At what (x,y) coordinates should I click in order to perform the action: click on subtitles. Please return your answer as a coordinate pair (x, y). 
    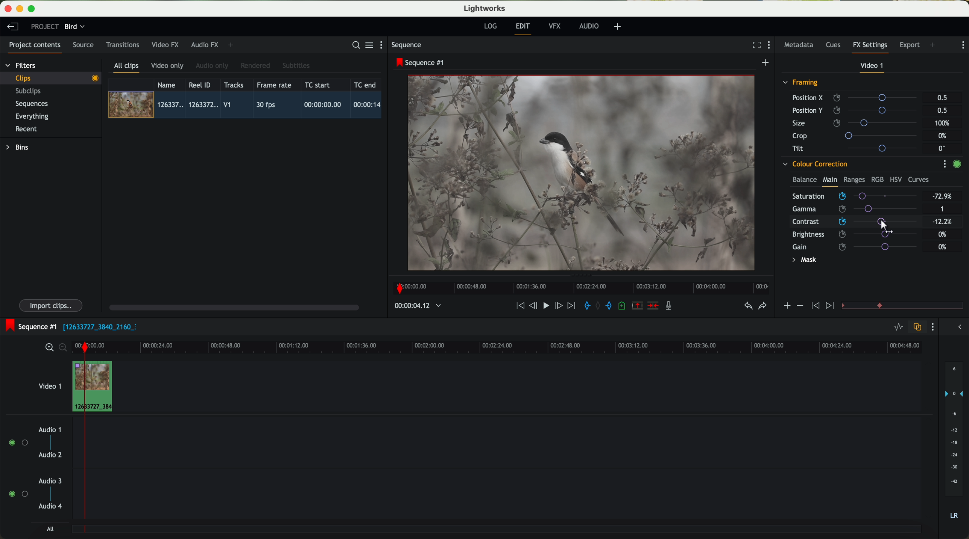
    Looking at the image, I should click on (295, 66).